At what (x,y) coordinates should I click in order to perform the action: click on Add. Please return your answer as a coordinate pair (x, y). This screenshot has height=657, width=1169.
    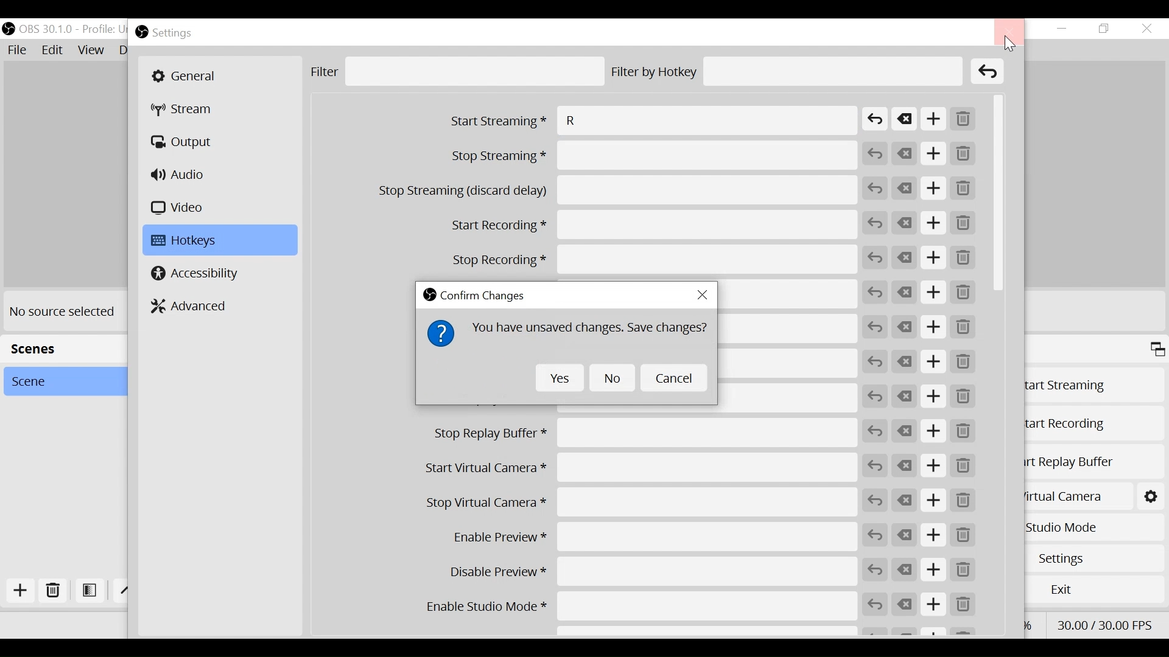
    Looking at the image, I should click on (934, 293).